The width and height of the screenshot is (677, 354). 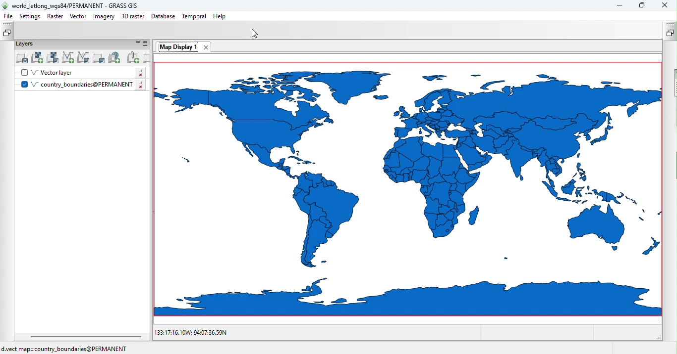 I want to click on File, so click(x=8, y=16).